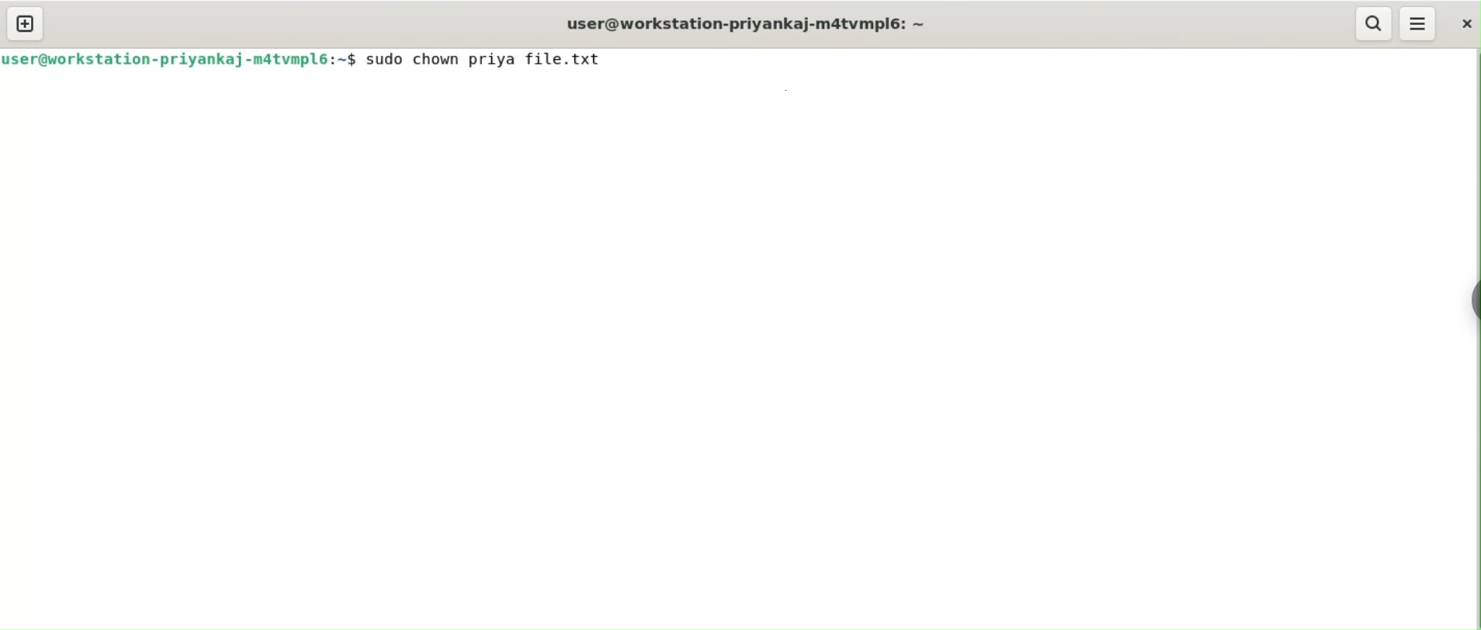 The image size is (1481, 630). What do you see at coordinates (1374, 24) in the screenshot?
I see `search` at bounding box center [1374, 24].